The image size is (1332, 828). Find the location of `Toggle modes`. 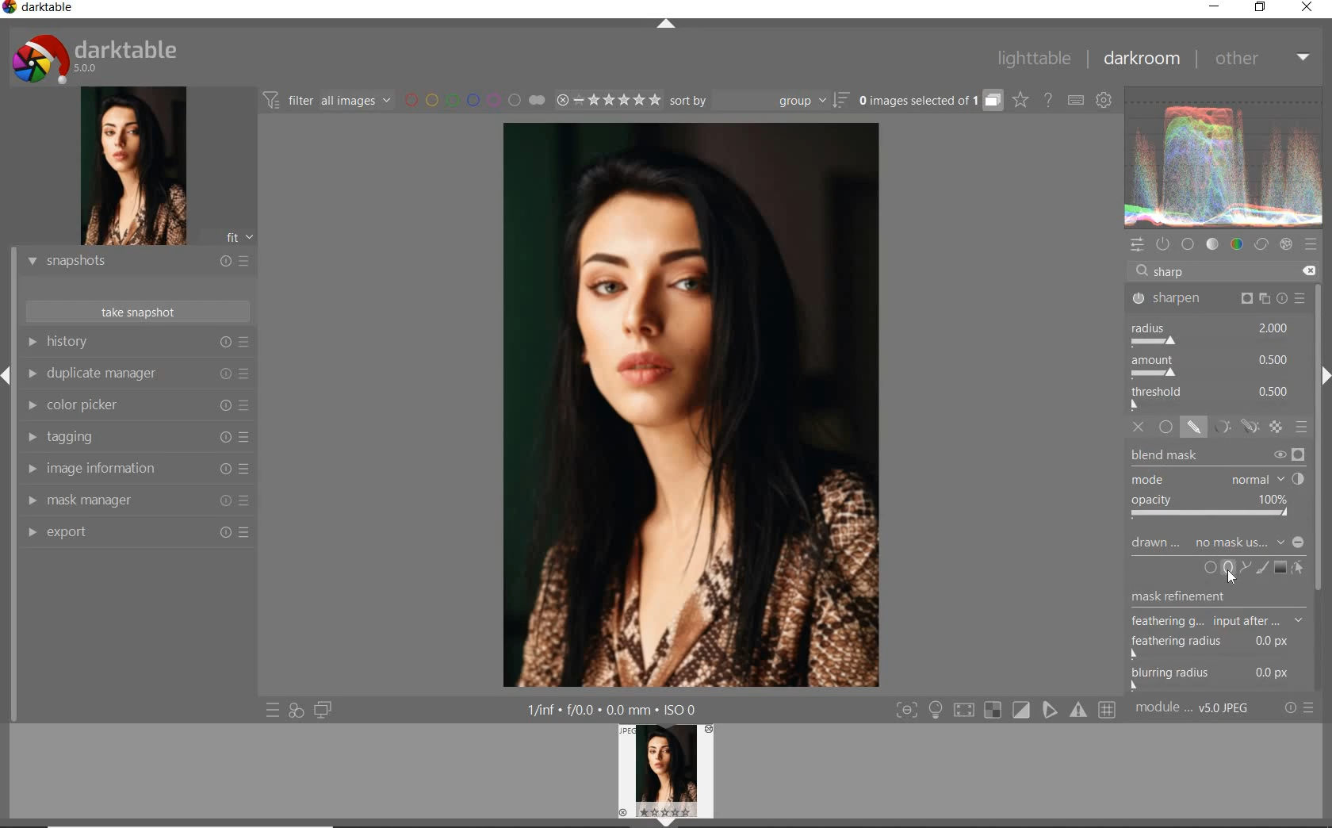

Toggle modes is located at coordinates (1005, 710).